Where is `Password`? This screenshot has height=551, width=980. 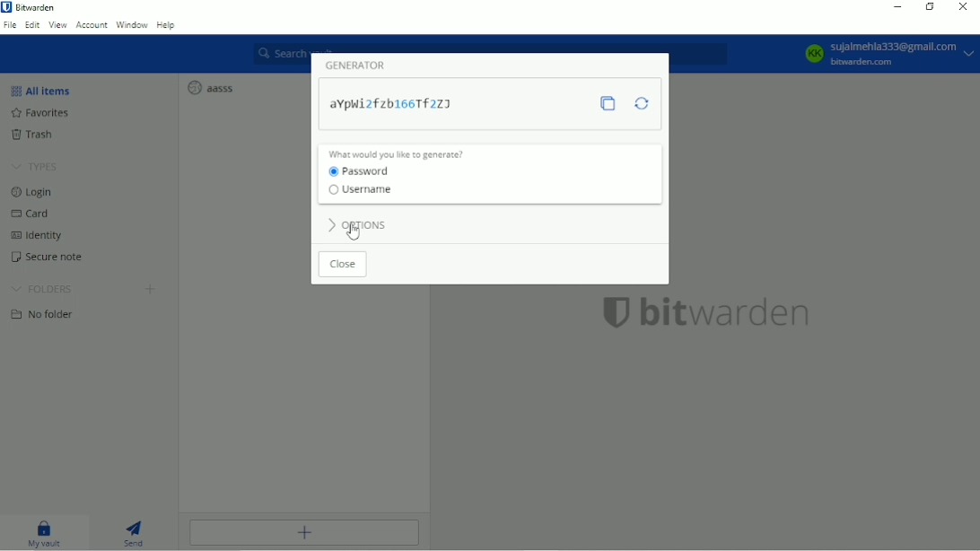 Password is located at coordinates (392, 104).